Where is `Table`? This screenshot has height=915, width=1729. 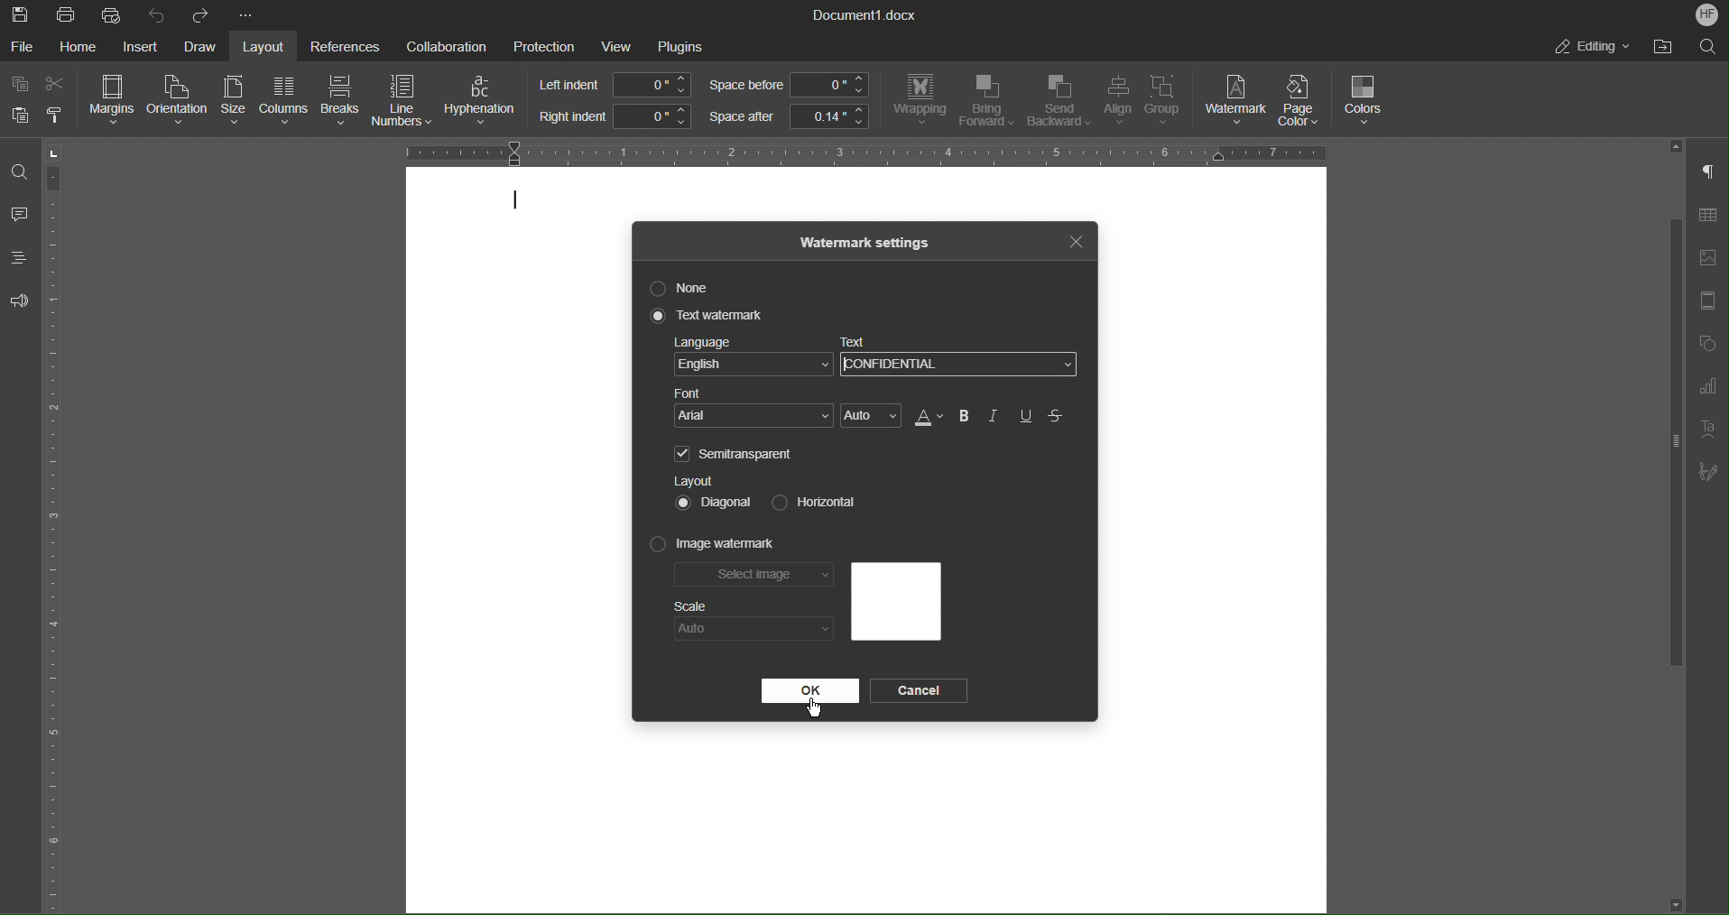
Table is located at coordinates (1707, 218).